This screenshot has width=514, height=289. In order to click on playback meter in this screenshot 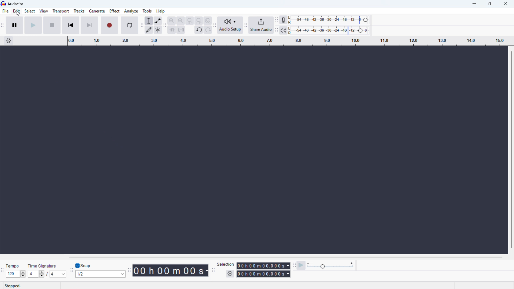, I will do `click(284, 31)`.